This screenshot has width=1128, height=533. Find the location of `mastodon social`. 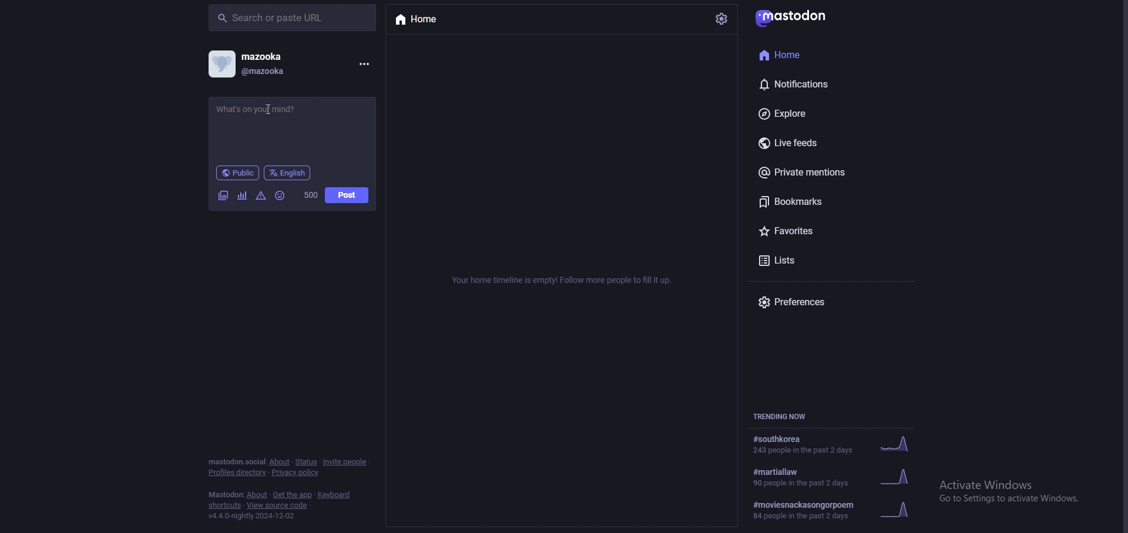

mastodon social is located at coordinates (236, 461).